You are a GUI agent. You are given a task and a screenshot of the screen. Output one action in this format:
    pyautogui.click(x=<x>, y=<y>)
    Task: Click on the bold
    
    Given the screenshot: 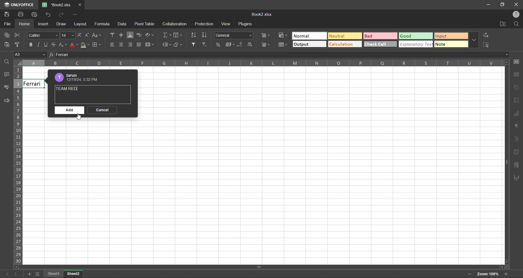 What is the action you would take?
    pyautogui.click(x=29, y=45)
    